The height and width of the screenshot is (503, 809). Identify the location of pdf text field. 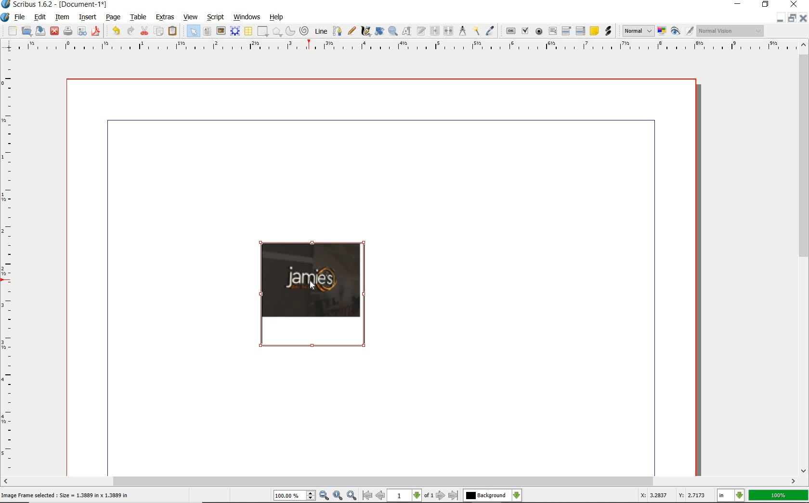
(552, 31).